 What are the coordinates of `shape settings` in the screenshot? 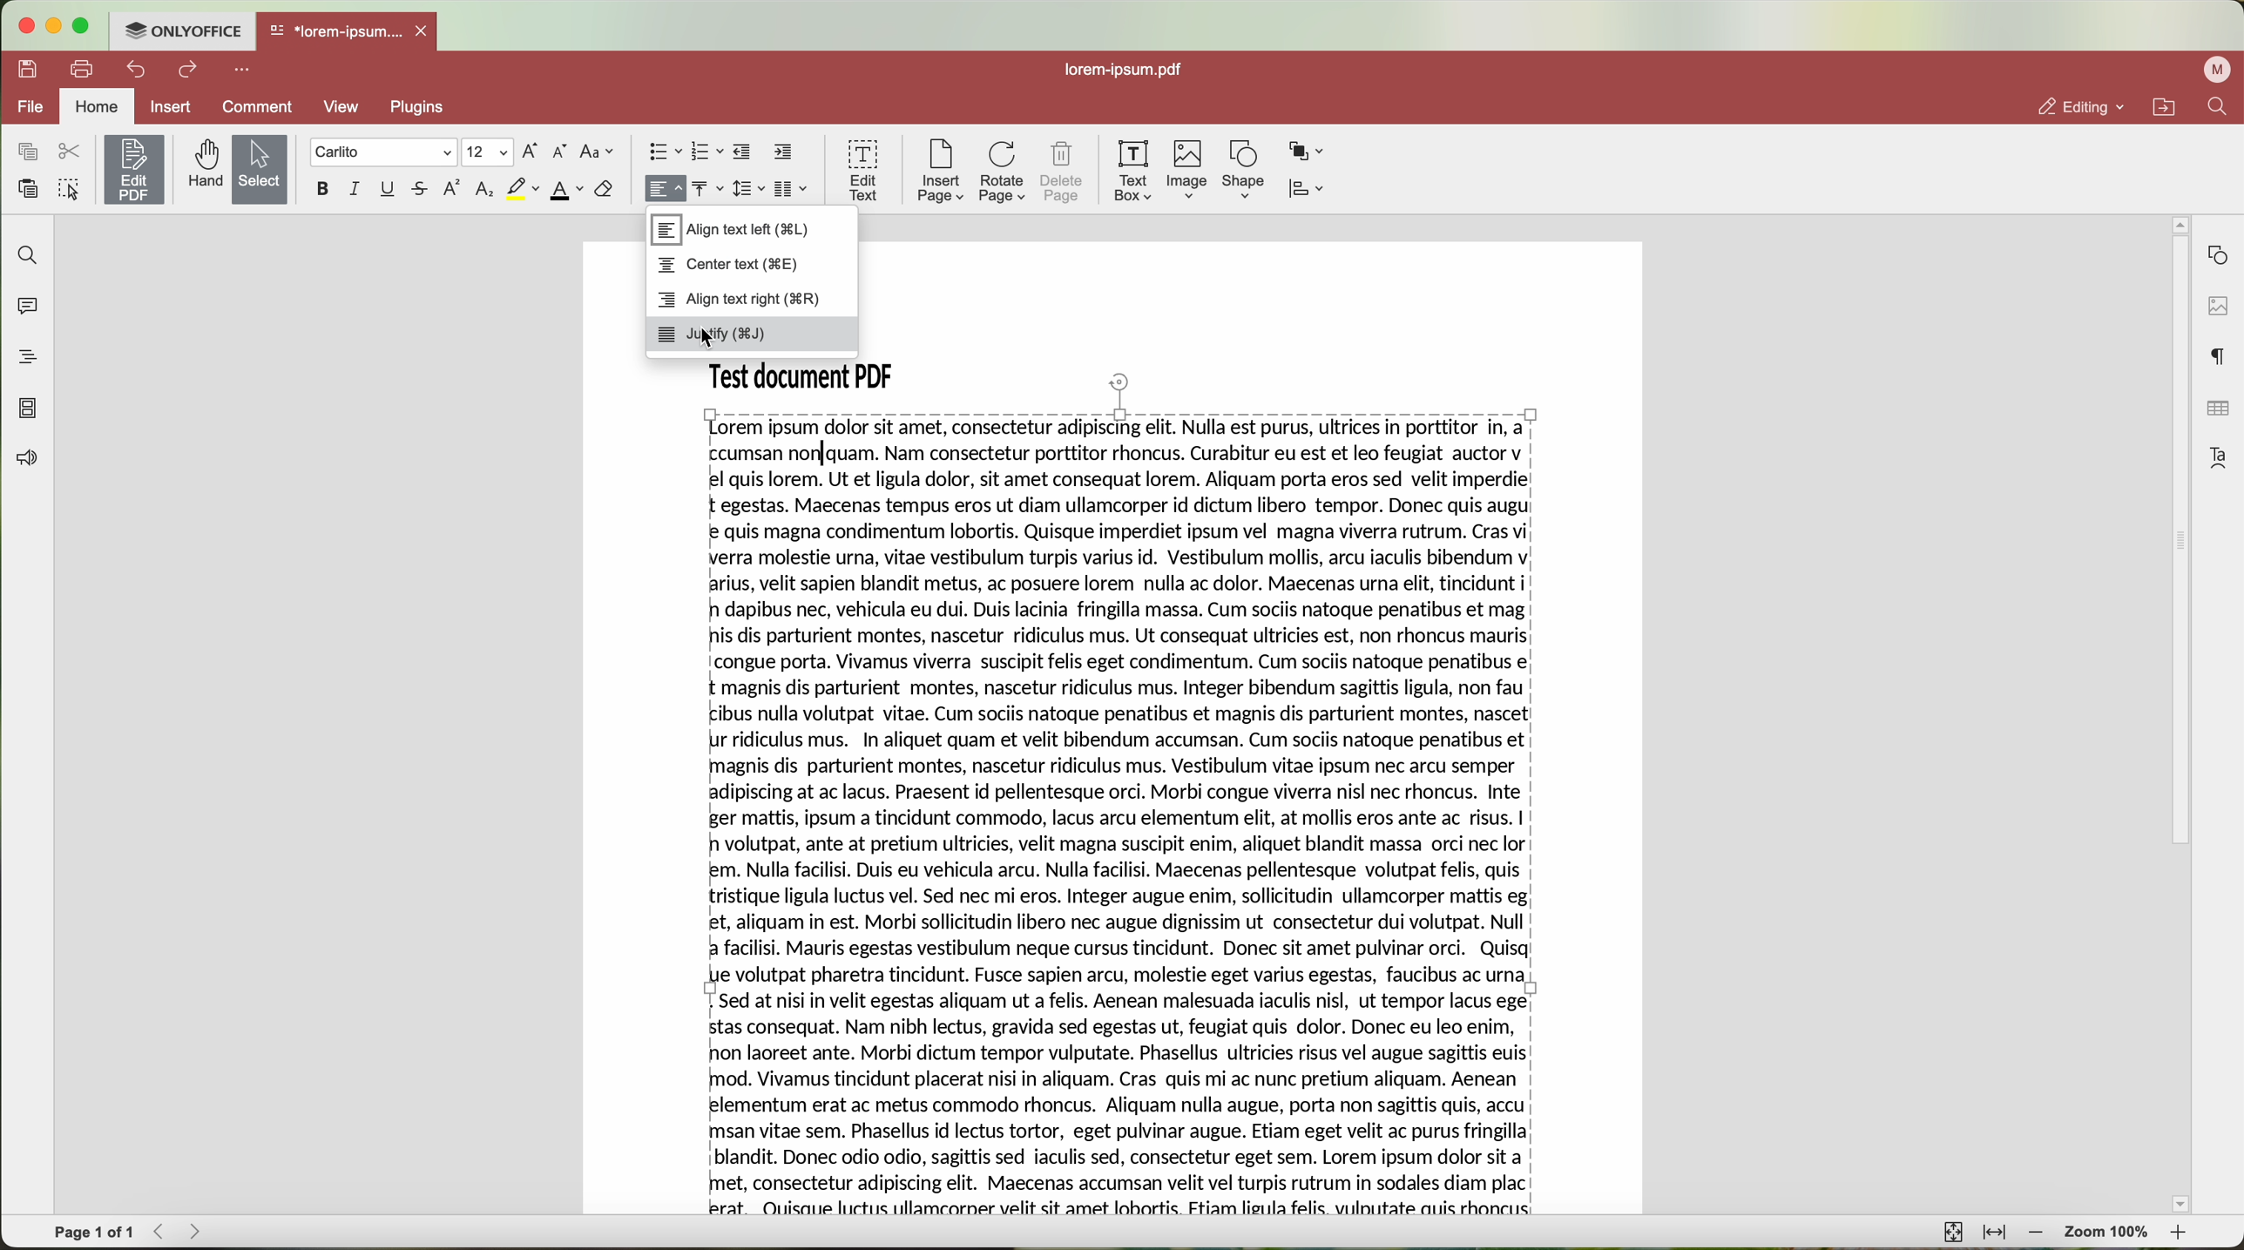 It's located at (2216, 253).